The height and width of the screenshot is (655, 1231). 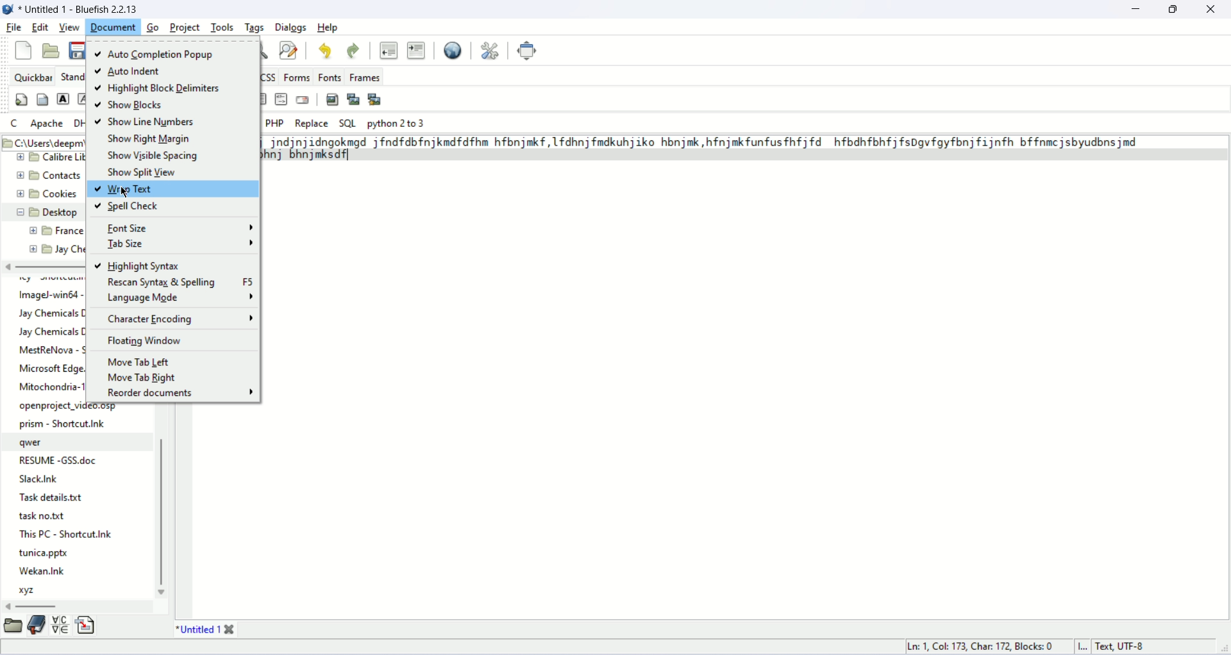 I want to click on new, so click(x=21, y=51).